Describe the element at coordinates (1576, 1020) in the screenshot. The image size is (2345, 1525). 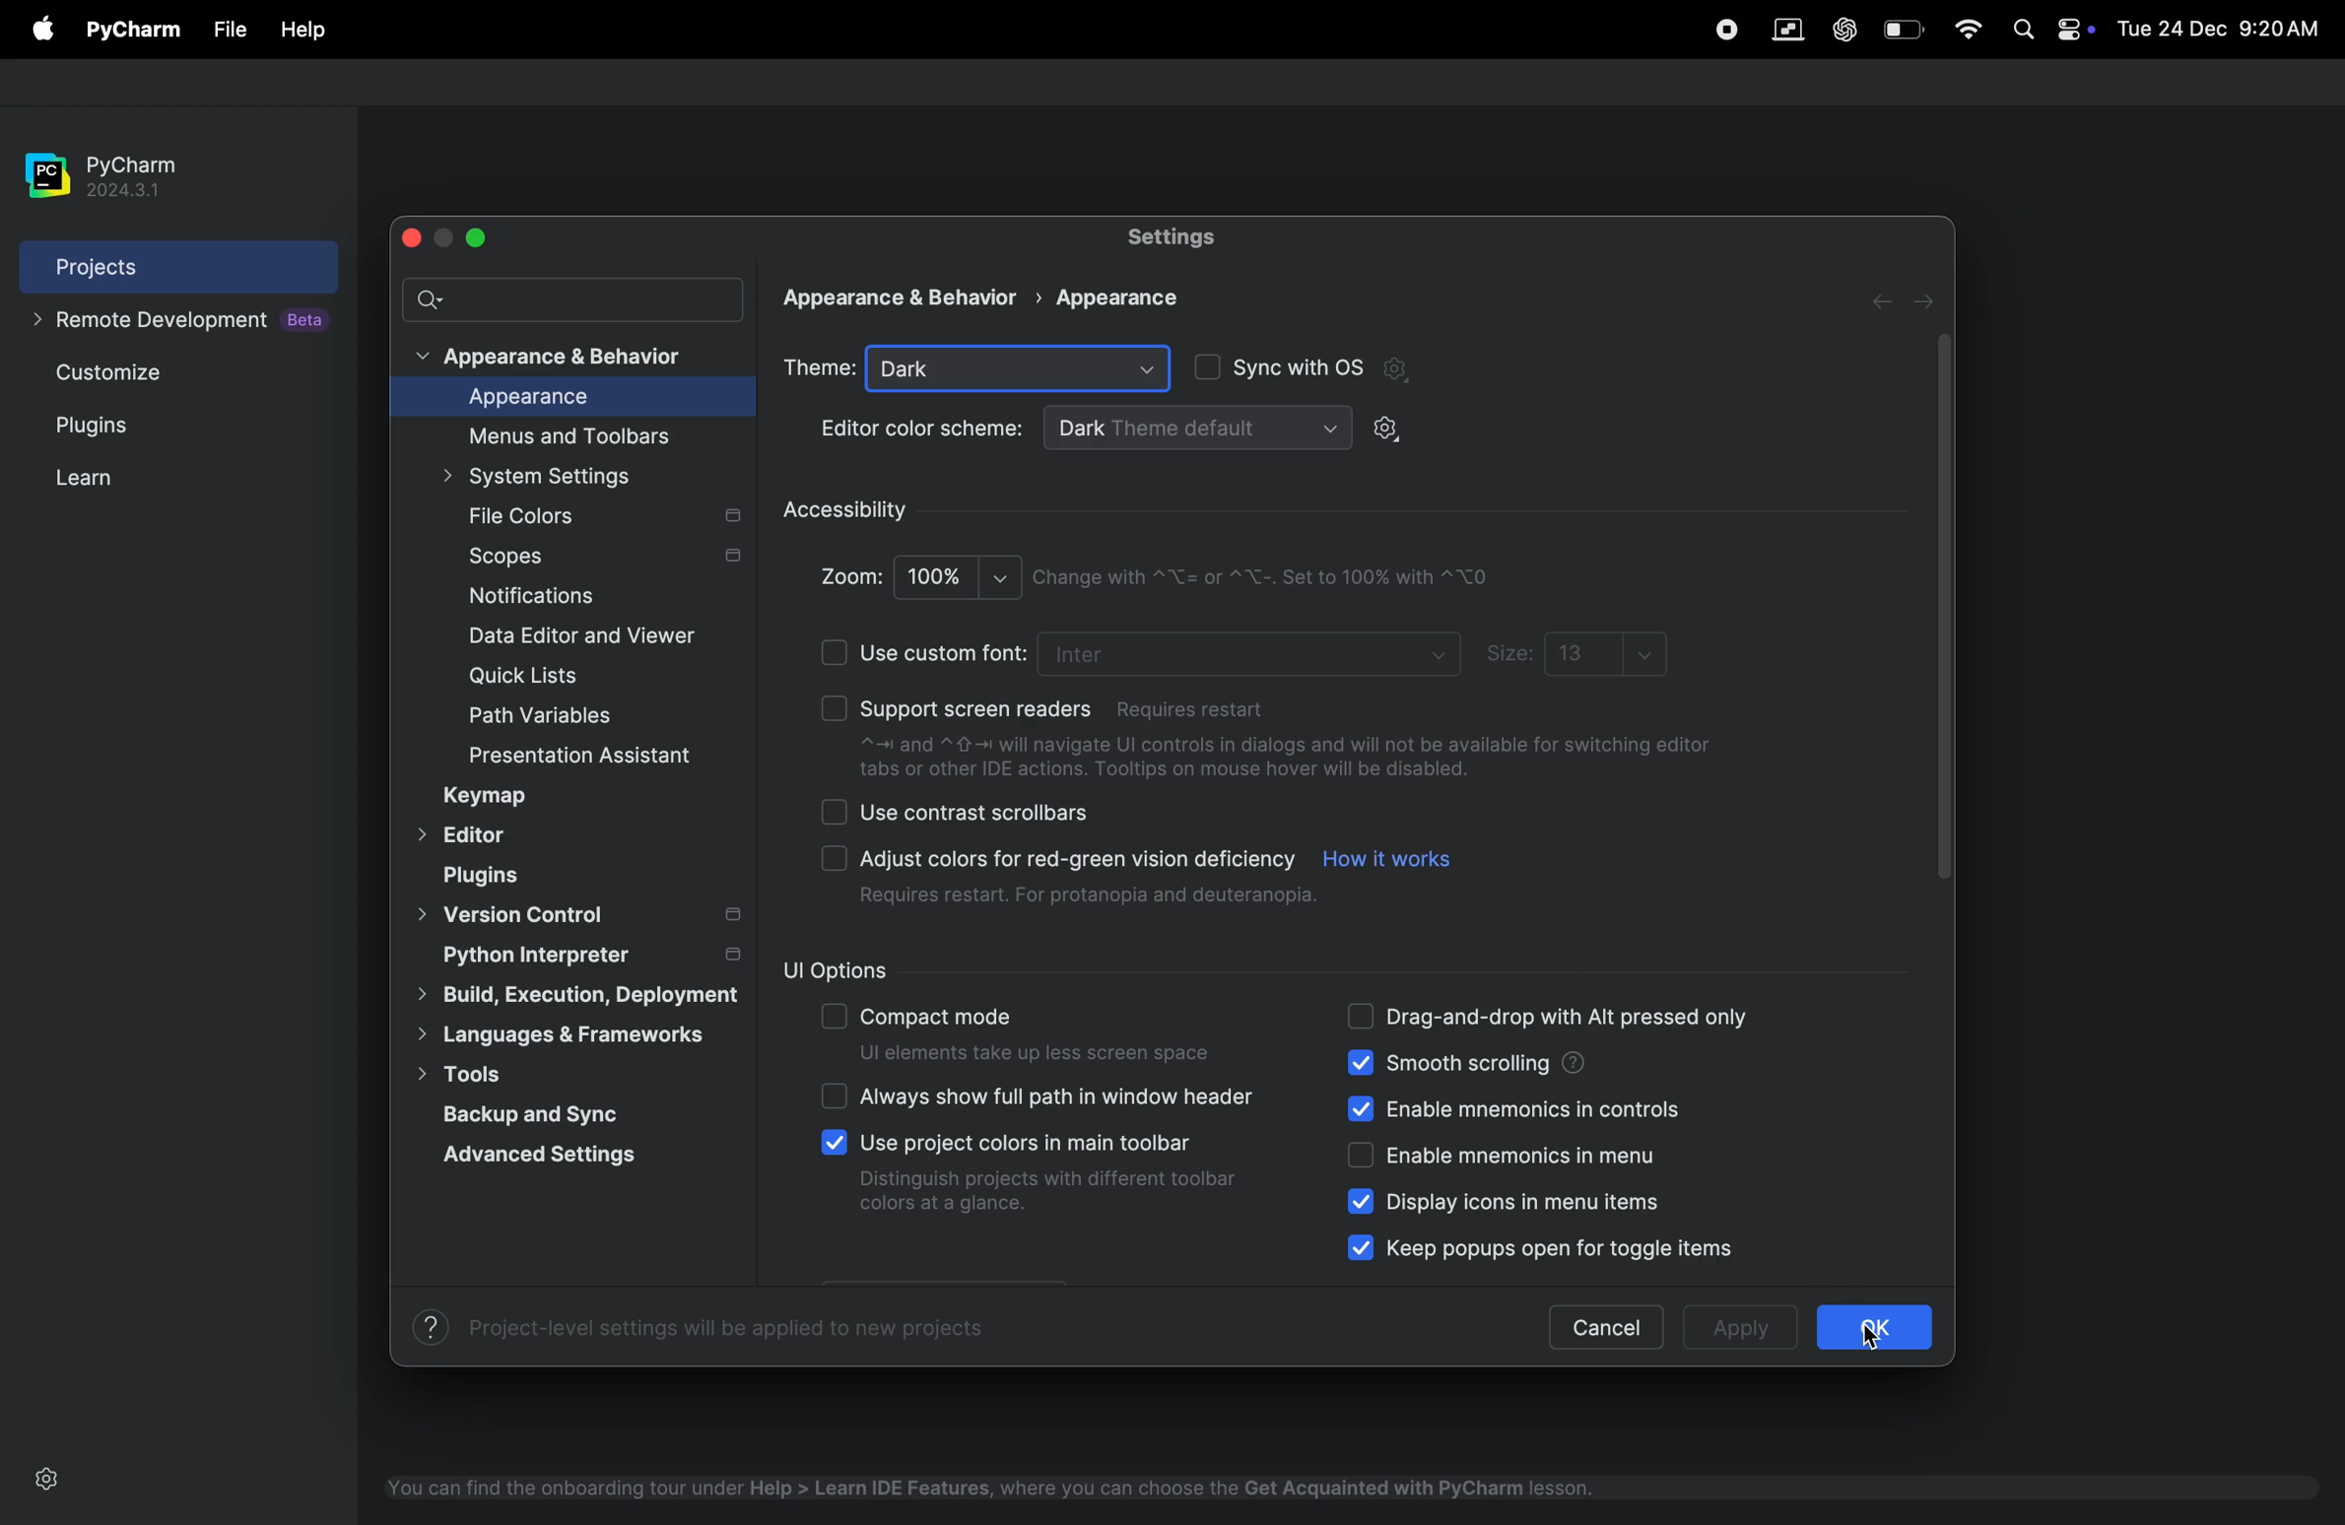
I see `drag and drop with alt only` at that location.